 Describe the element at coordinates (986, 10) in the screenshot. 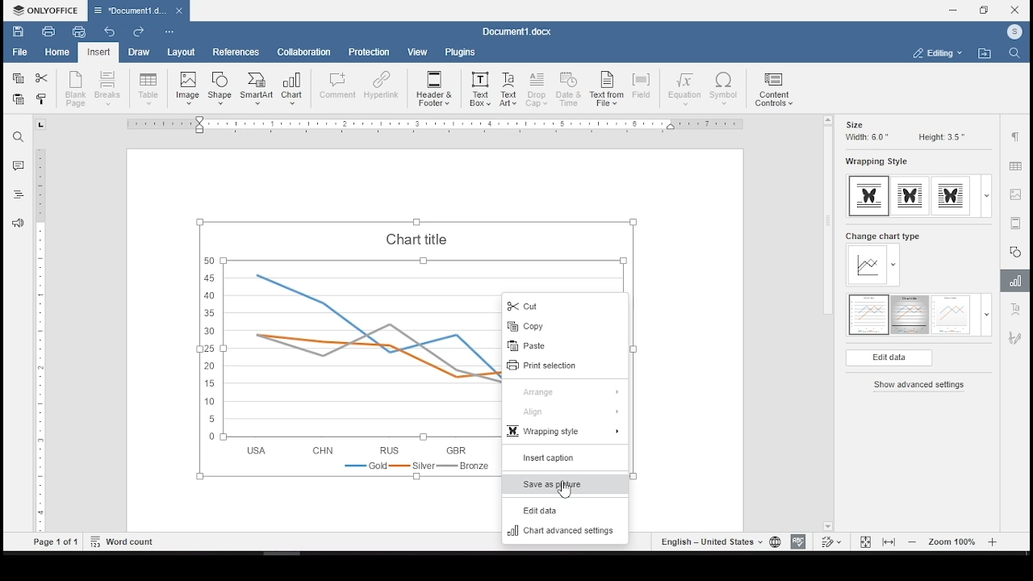

I see `restore` at that location.